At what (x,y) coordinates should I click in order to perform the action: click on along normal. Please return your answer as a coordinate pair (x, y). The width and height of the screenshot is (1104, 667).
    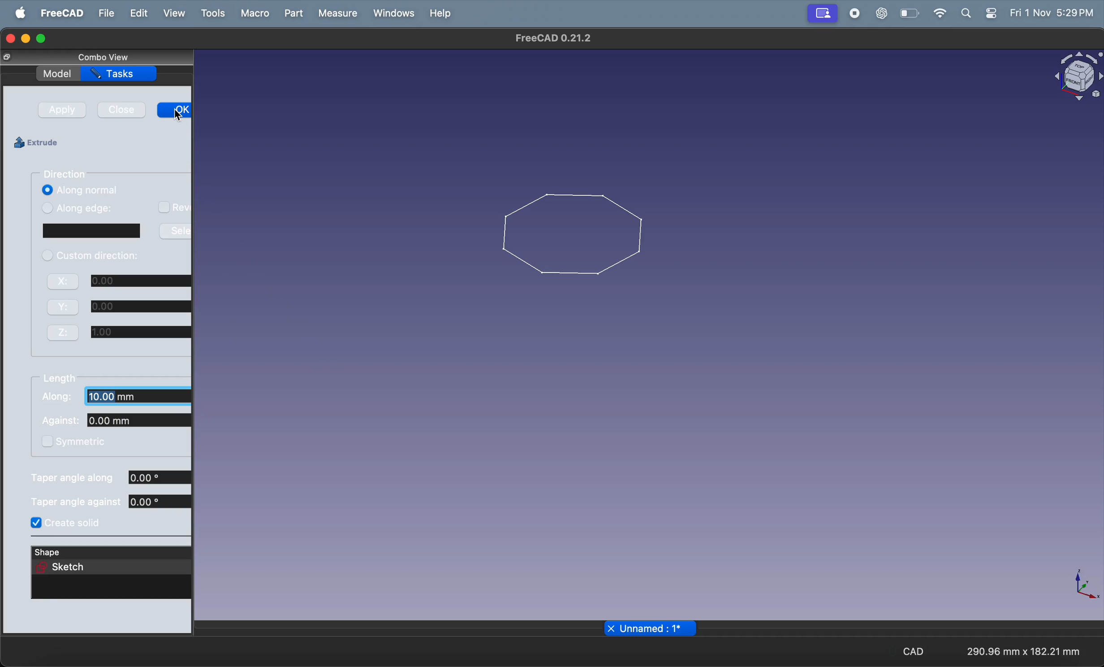
    Looking at the image, I should click on (112, 190).